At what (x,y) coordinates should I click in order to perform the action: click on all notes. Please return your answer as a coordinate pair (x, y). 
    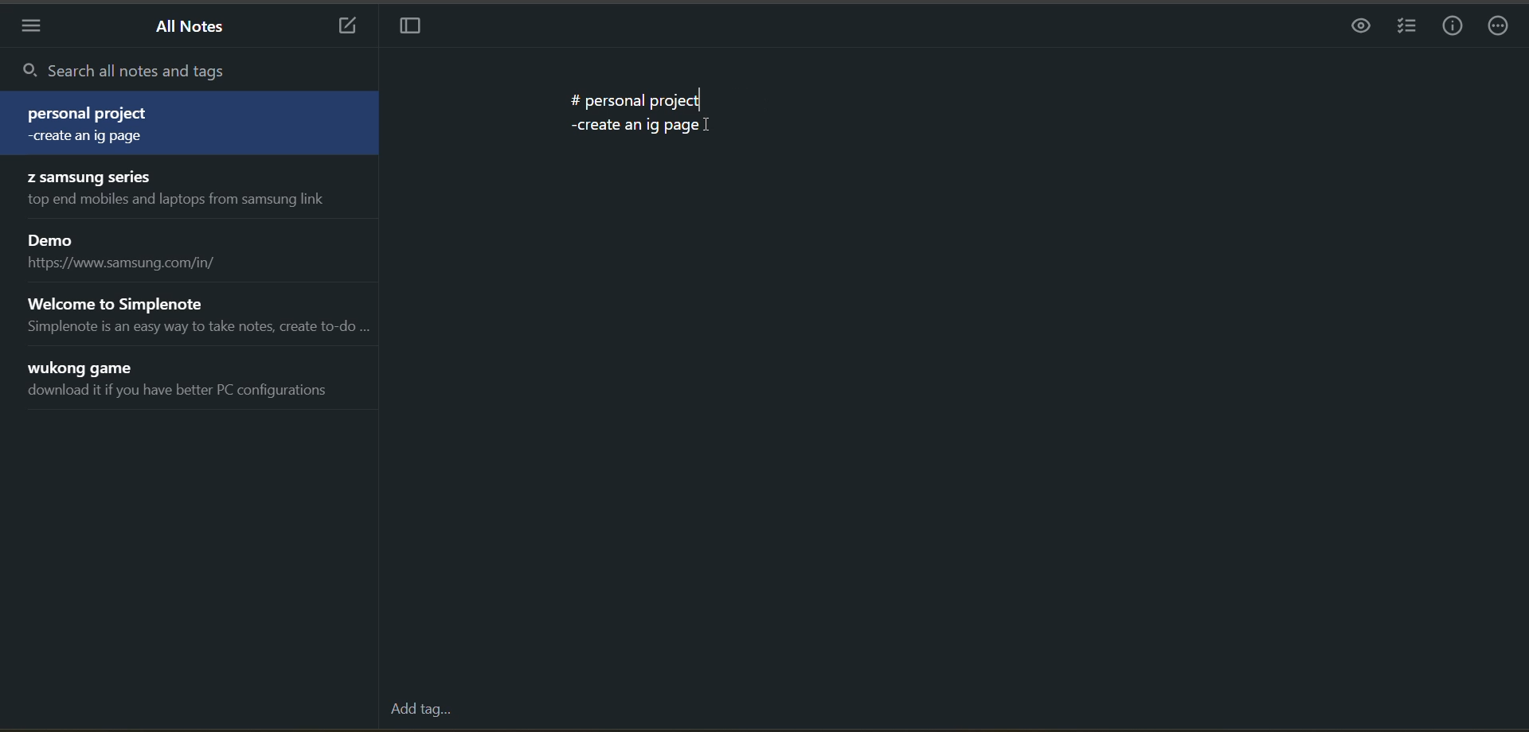
    Looking at the image, I should click on (190, 28).